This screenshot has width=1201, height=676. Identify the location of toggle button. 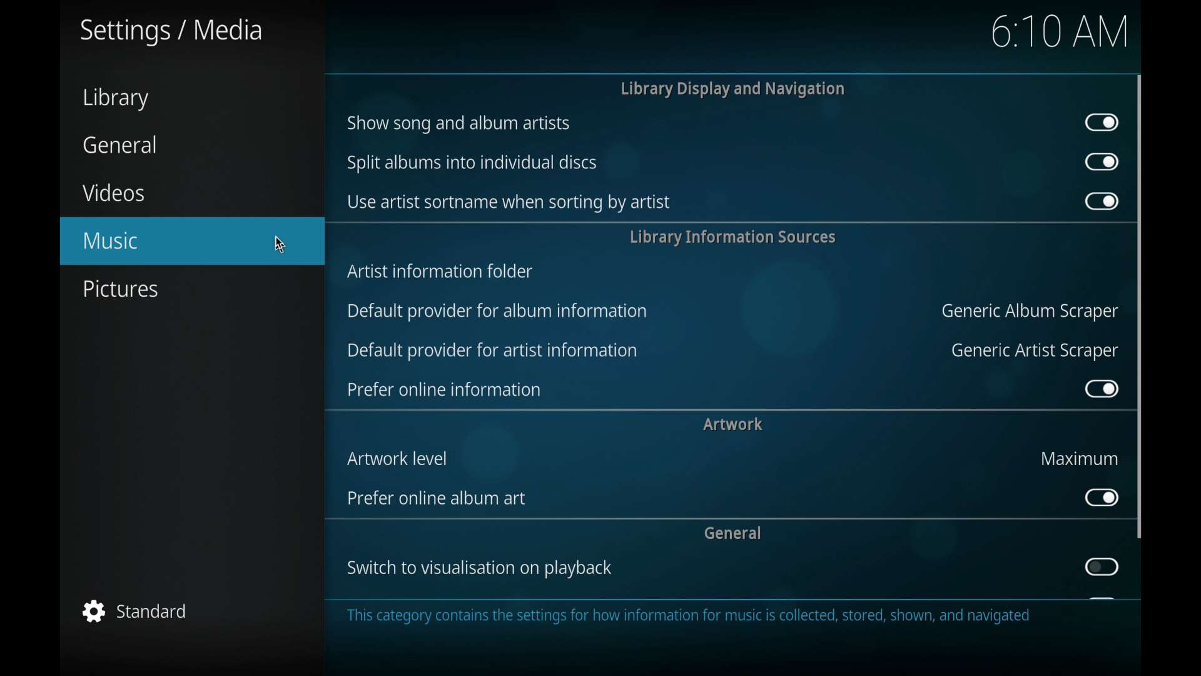
(1102, 123).